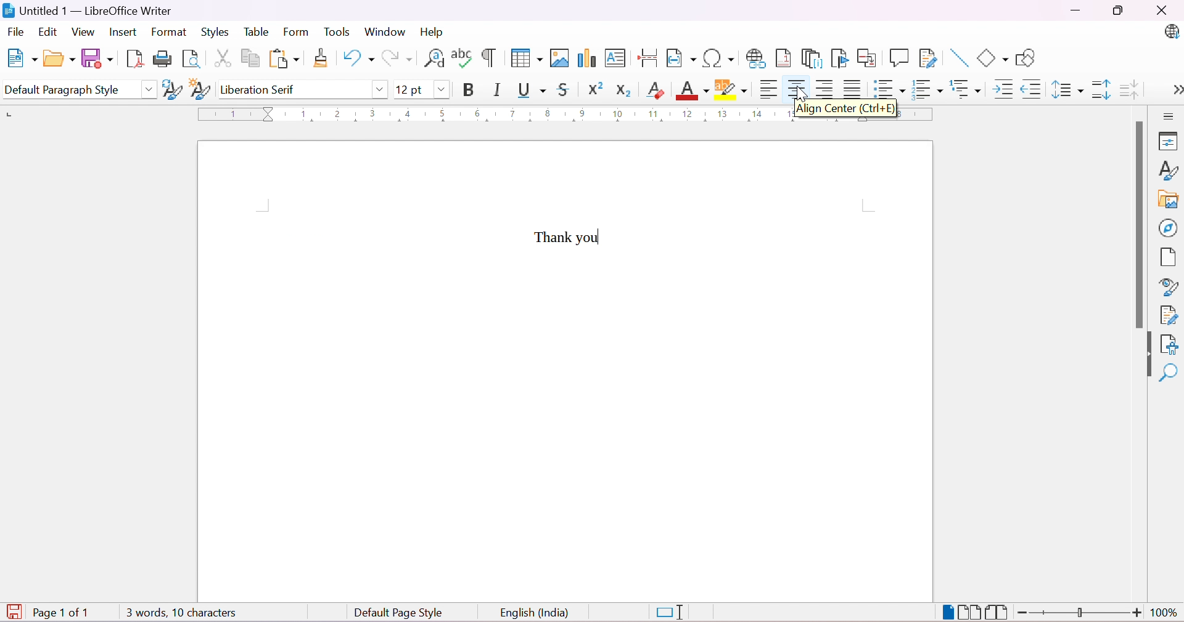  What do you see at coordinates (810, 59) in the screenshot?
I see `Insert Endnote` at bounding box center [810, 59].